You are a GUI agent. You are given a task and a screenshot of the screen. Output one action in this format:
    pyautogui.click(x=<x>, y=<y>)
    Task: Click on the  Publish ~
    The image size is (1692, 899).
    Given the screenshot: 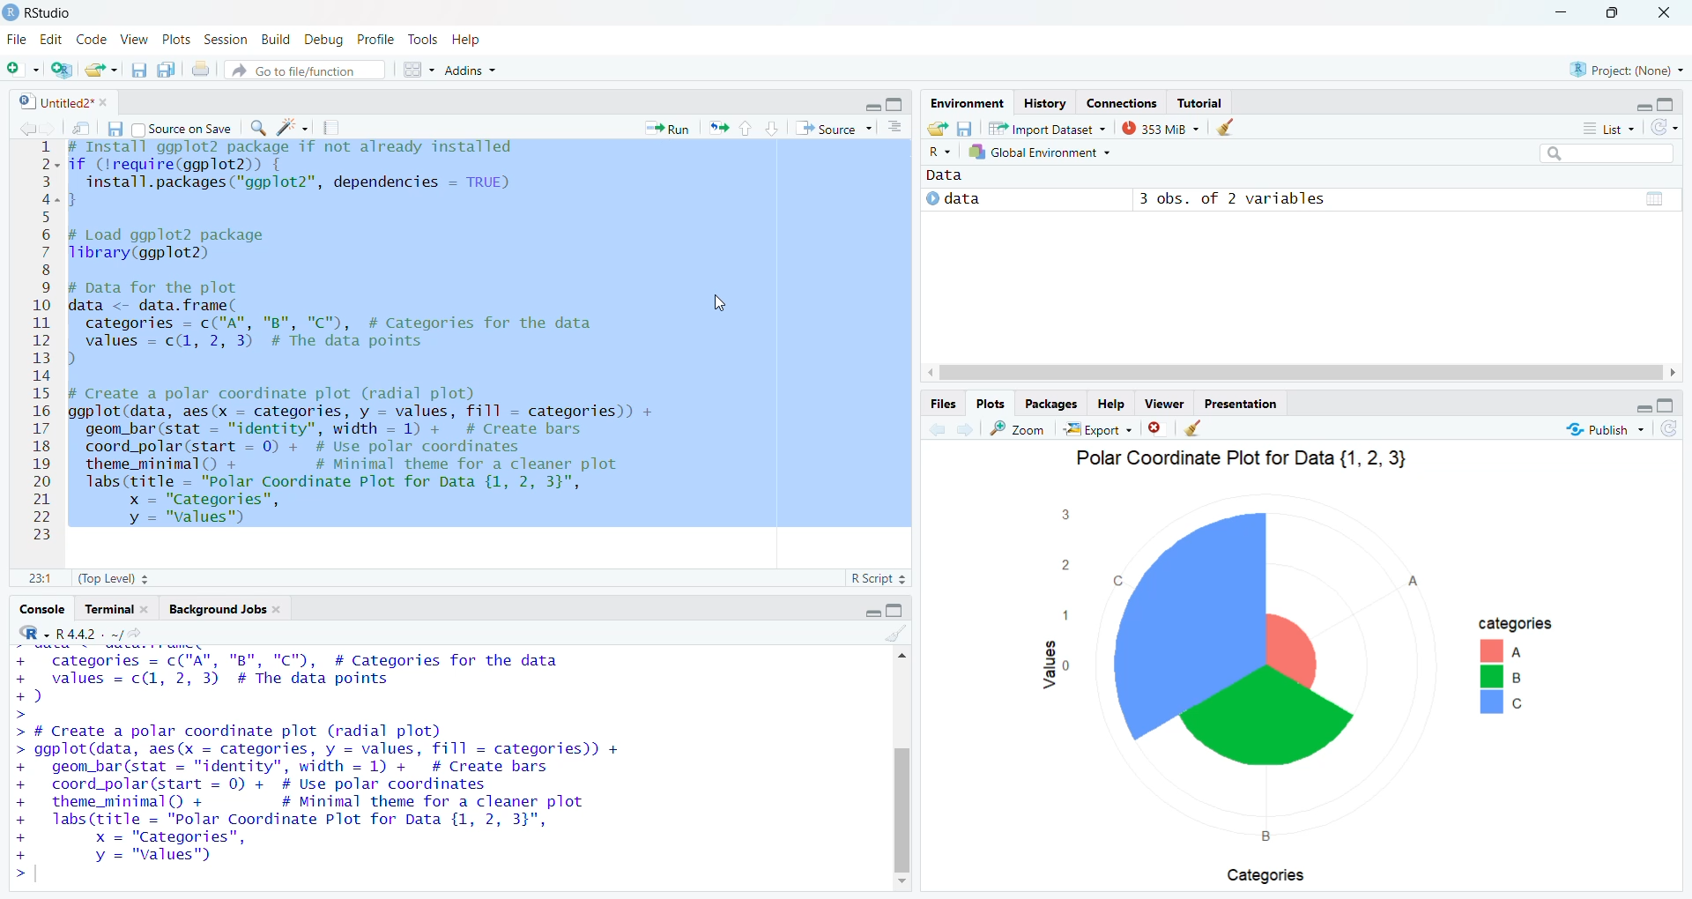 What is the action you would take?
    pyautogui.click(x=1603, y=430)
    